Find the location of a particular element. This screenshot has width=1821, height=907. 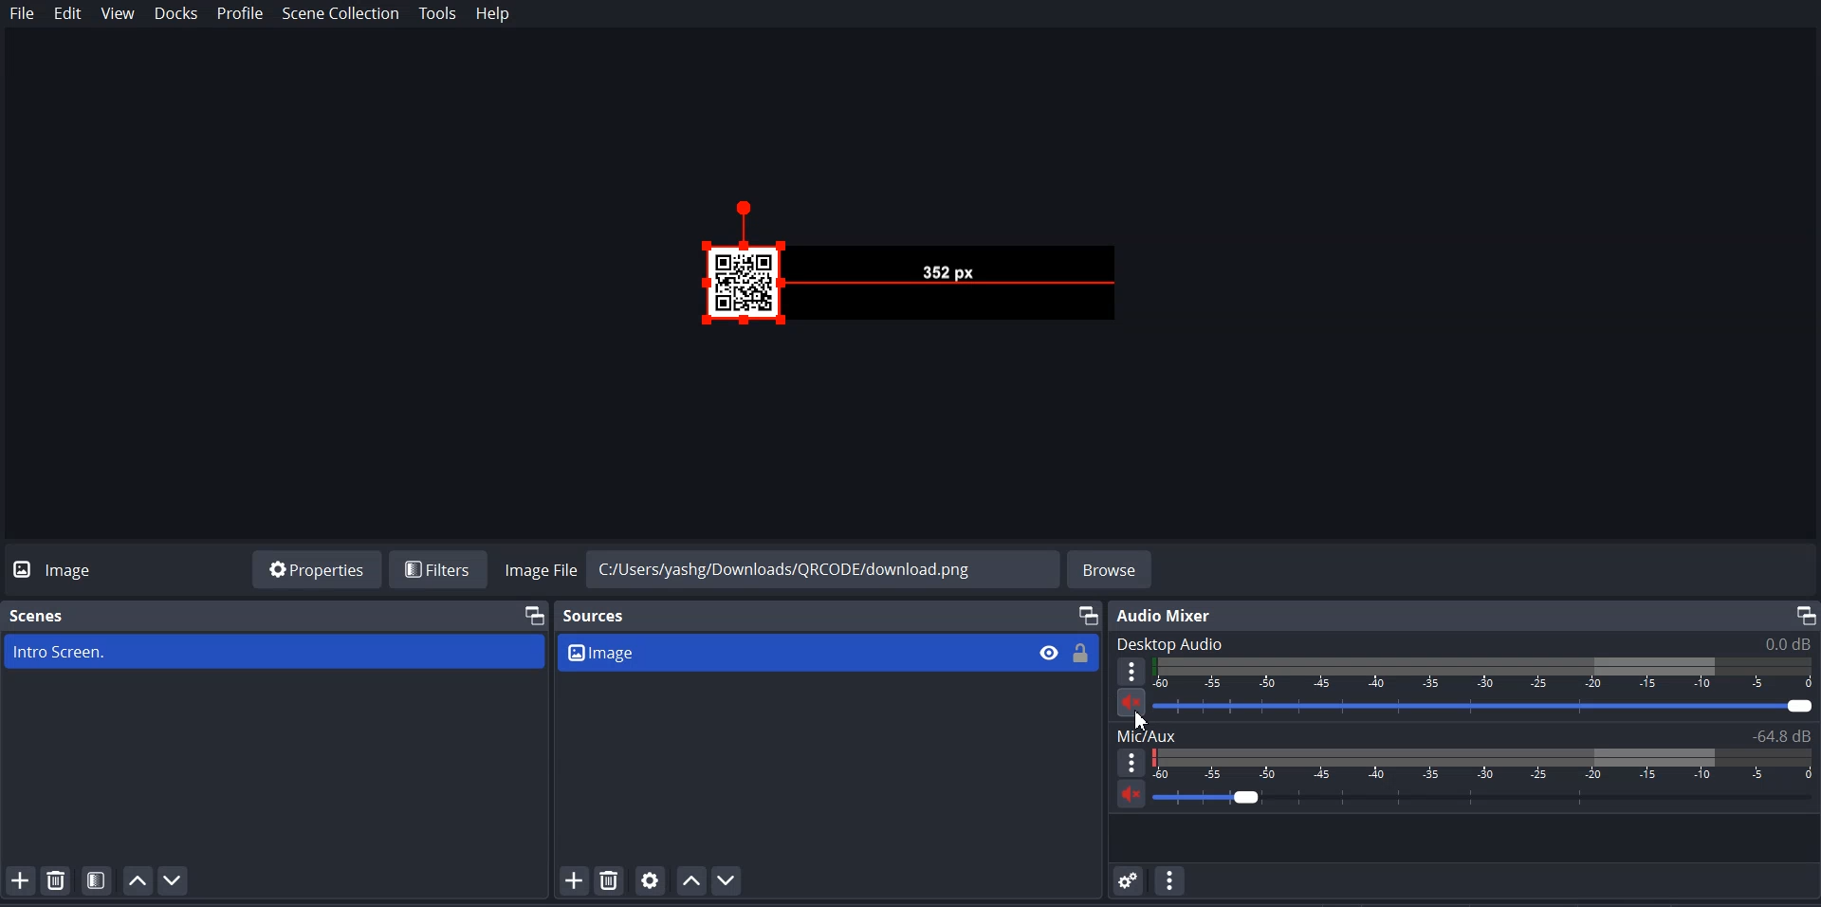

Maximize is located at coordinates (535, 614).